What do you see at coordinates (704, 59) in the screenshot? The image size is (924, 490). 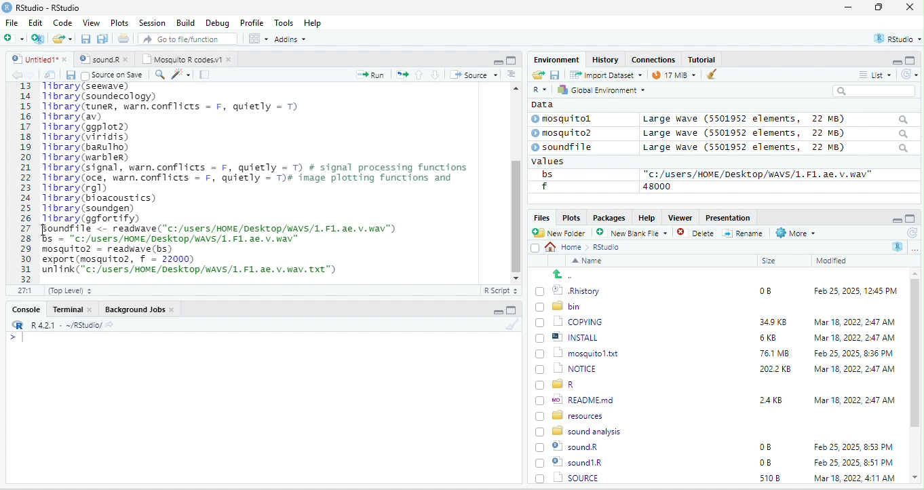 I see `Tutorial` at bounding box center [704, 59].